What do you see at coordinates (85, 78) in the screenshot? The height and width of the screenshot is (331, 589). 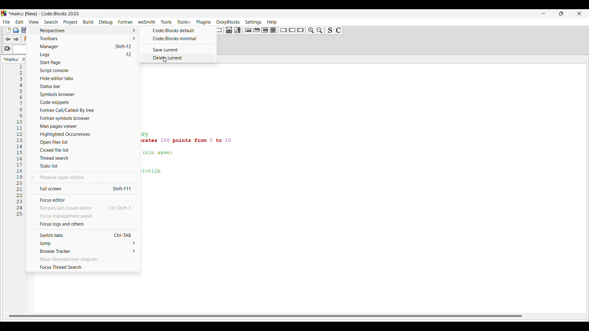 I see `Hide editor tabs` at bounding box center [85, 78].